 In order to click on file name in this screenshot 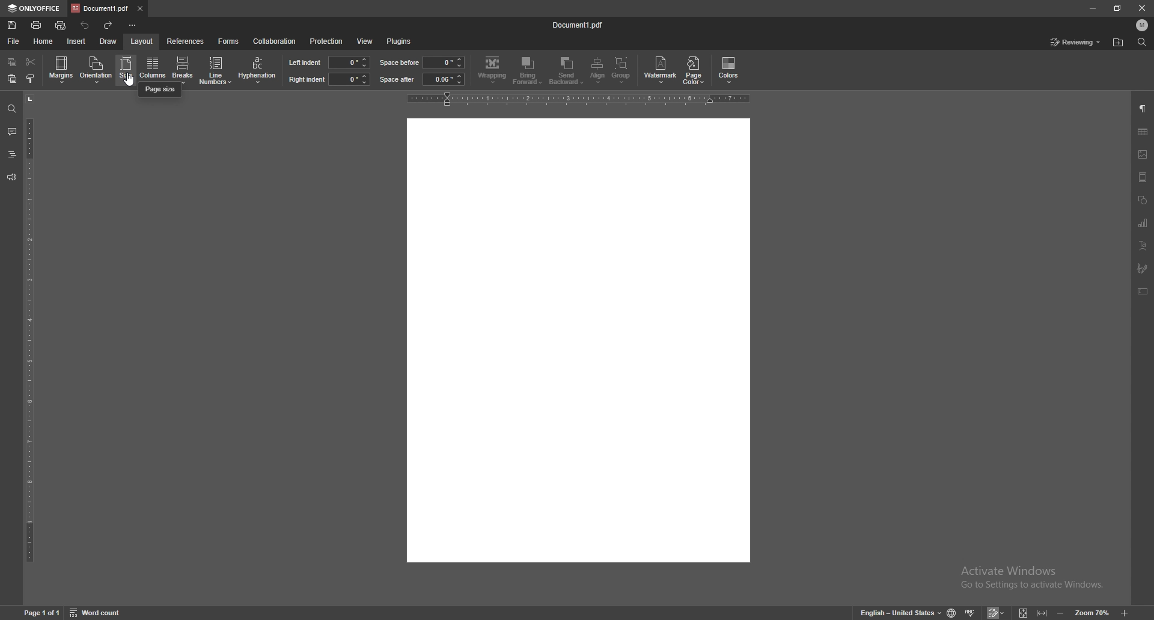, I will do `click(579, 23)`.